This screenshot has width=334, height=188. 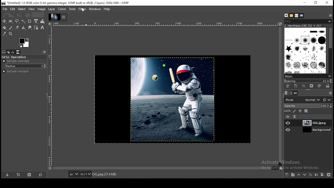 I want to click on zoom tool, so click(x=11, y=34).